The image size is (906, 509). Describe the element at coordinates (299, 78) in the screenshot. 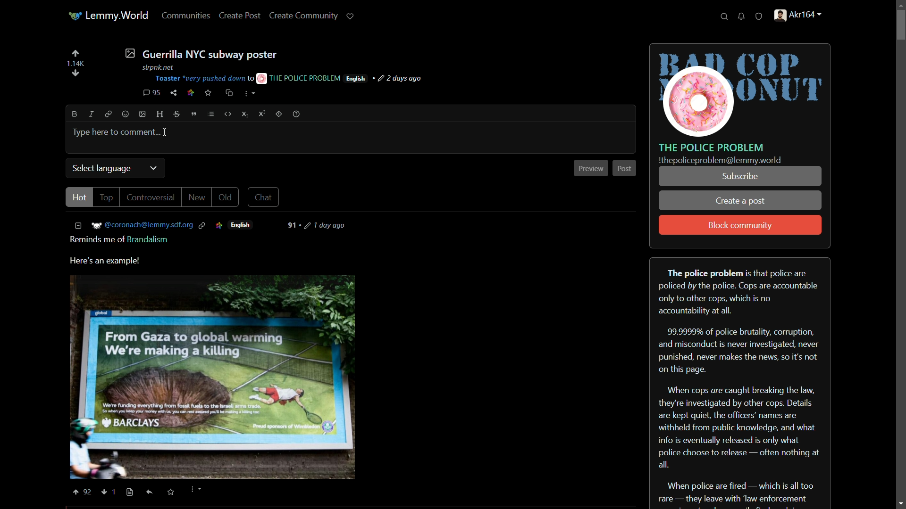

I see `THE POLICE PROBLEM` at that location.